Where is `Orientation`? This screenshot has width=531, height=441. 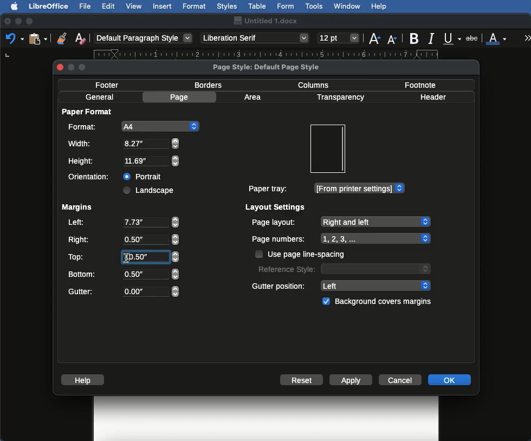 Orientation is located at coordinates (91, 177).